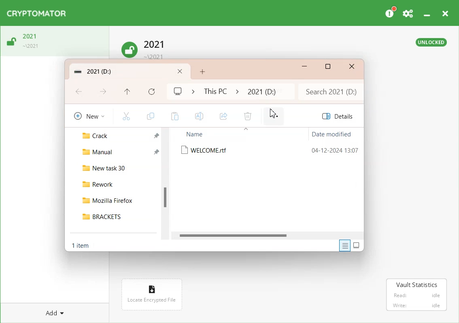 This screenshot has width=459, height=323. Describe the element at coordinates (340, 116) in the screenshot. I see `Details` at that location.